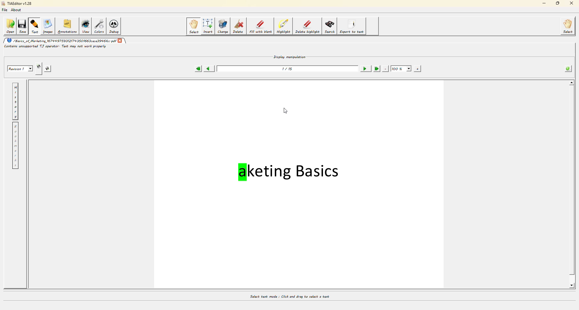  Describe the element at coordinates (572, 3) in the screenshot. I see `close` at that location.